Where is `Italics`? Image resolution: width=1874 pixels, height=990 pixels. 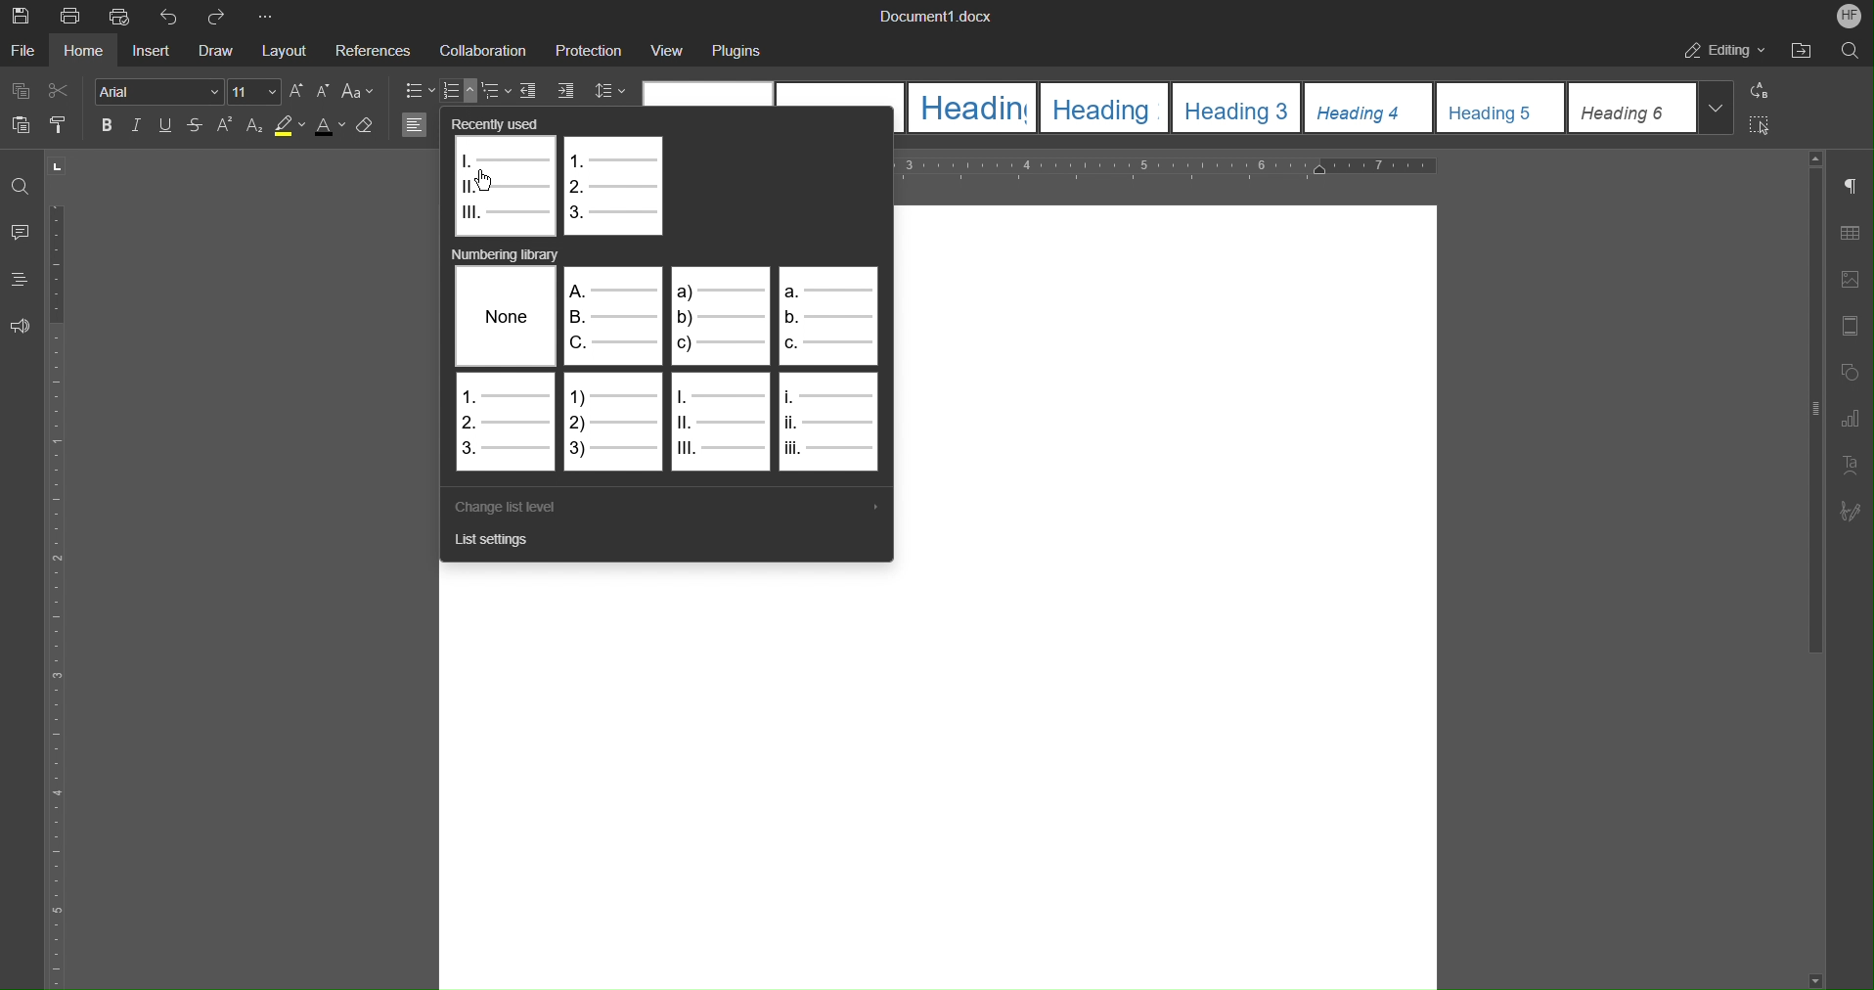 Italics is located at coordinates (137, 125).